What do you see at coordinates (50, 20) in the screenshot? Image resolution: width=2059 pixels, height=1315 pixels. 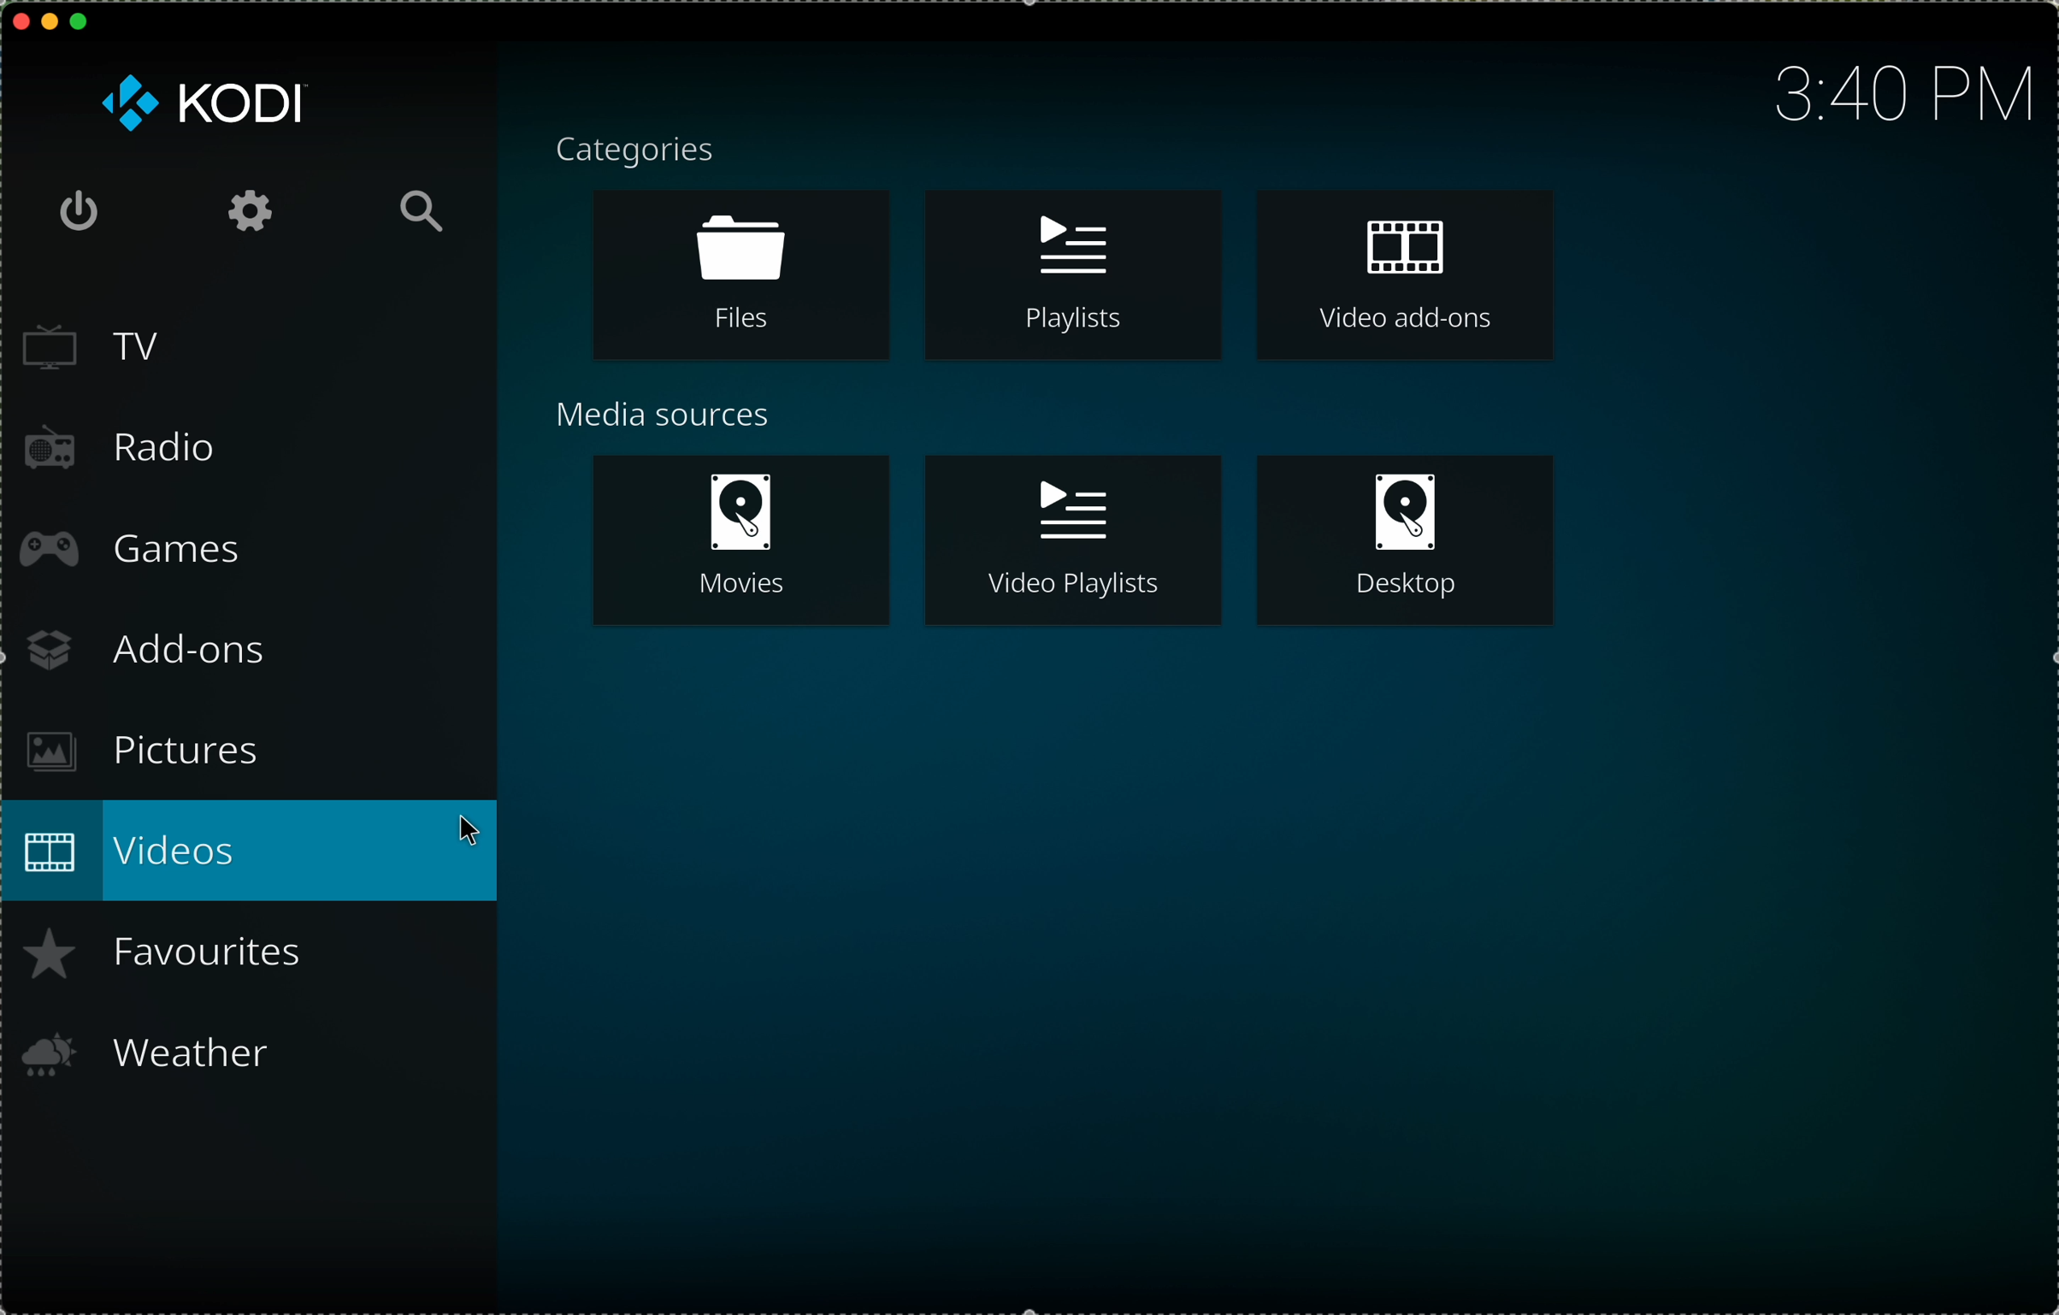 I see `minimise` at bounding box center [50, 20].